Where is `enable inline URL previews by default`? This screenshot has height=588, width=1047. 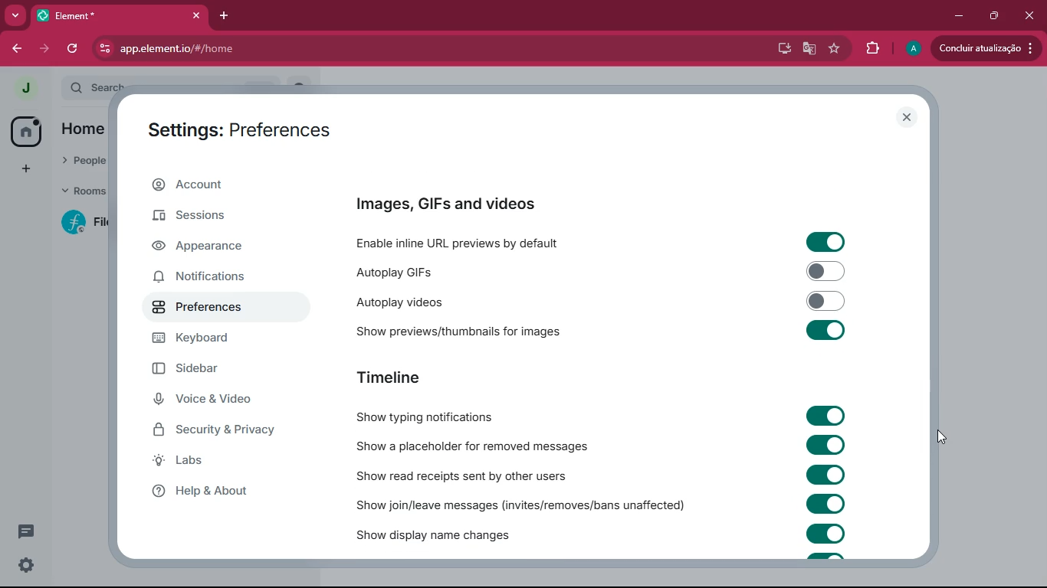 enable inline URL previews by default is located at coordinates (497, 242).